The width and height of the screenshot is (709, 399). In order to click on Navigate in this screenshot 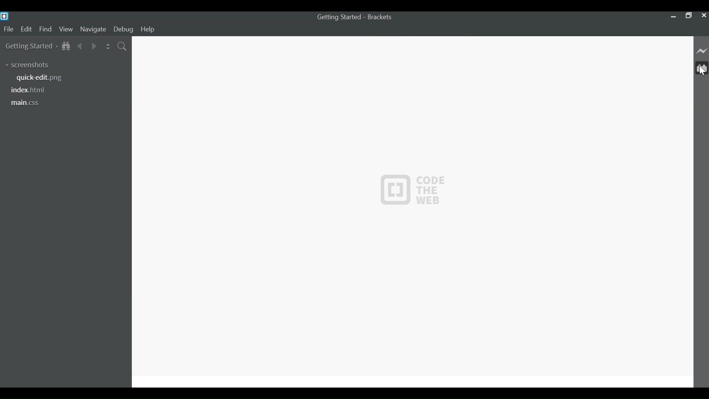, I will do `click(93, 30)`.